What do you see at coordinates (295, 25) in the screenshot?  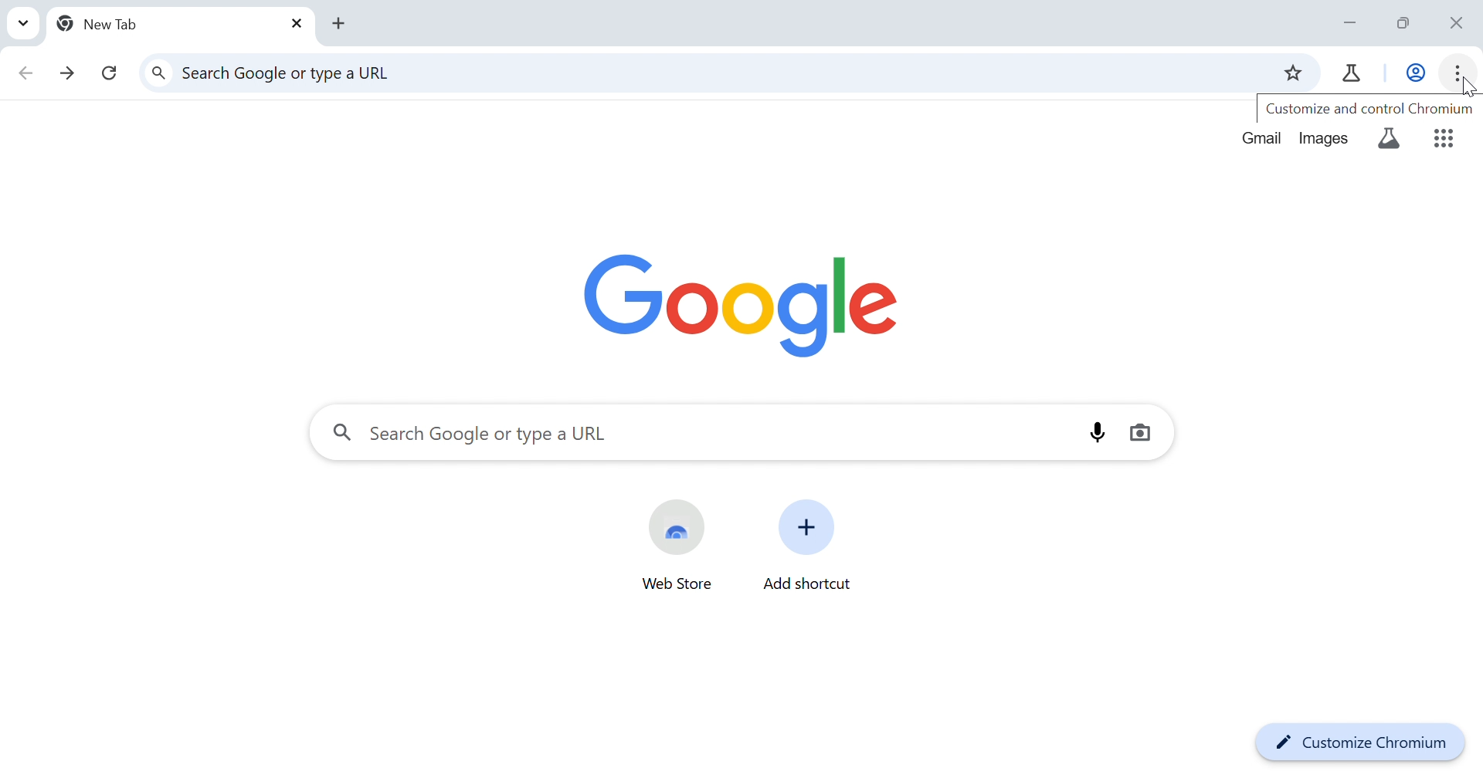 I see `Close` at bounding box center [295, 25].